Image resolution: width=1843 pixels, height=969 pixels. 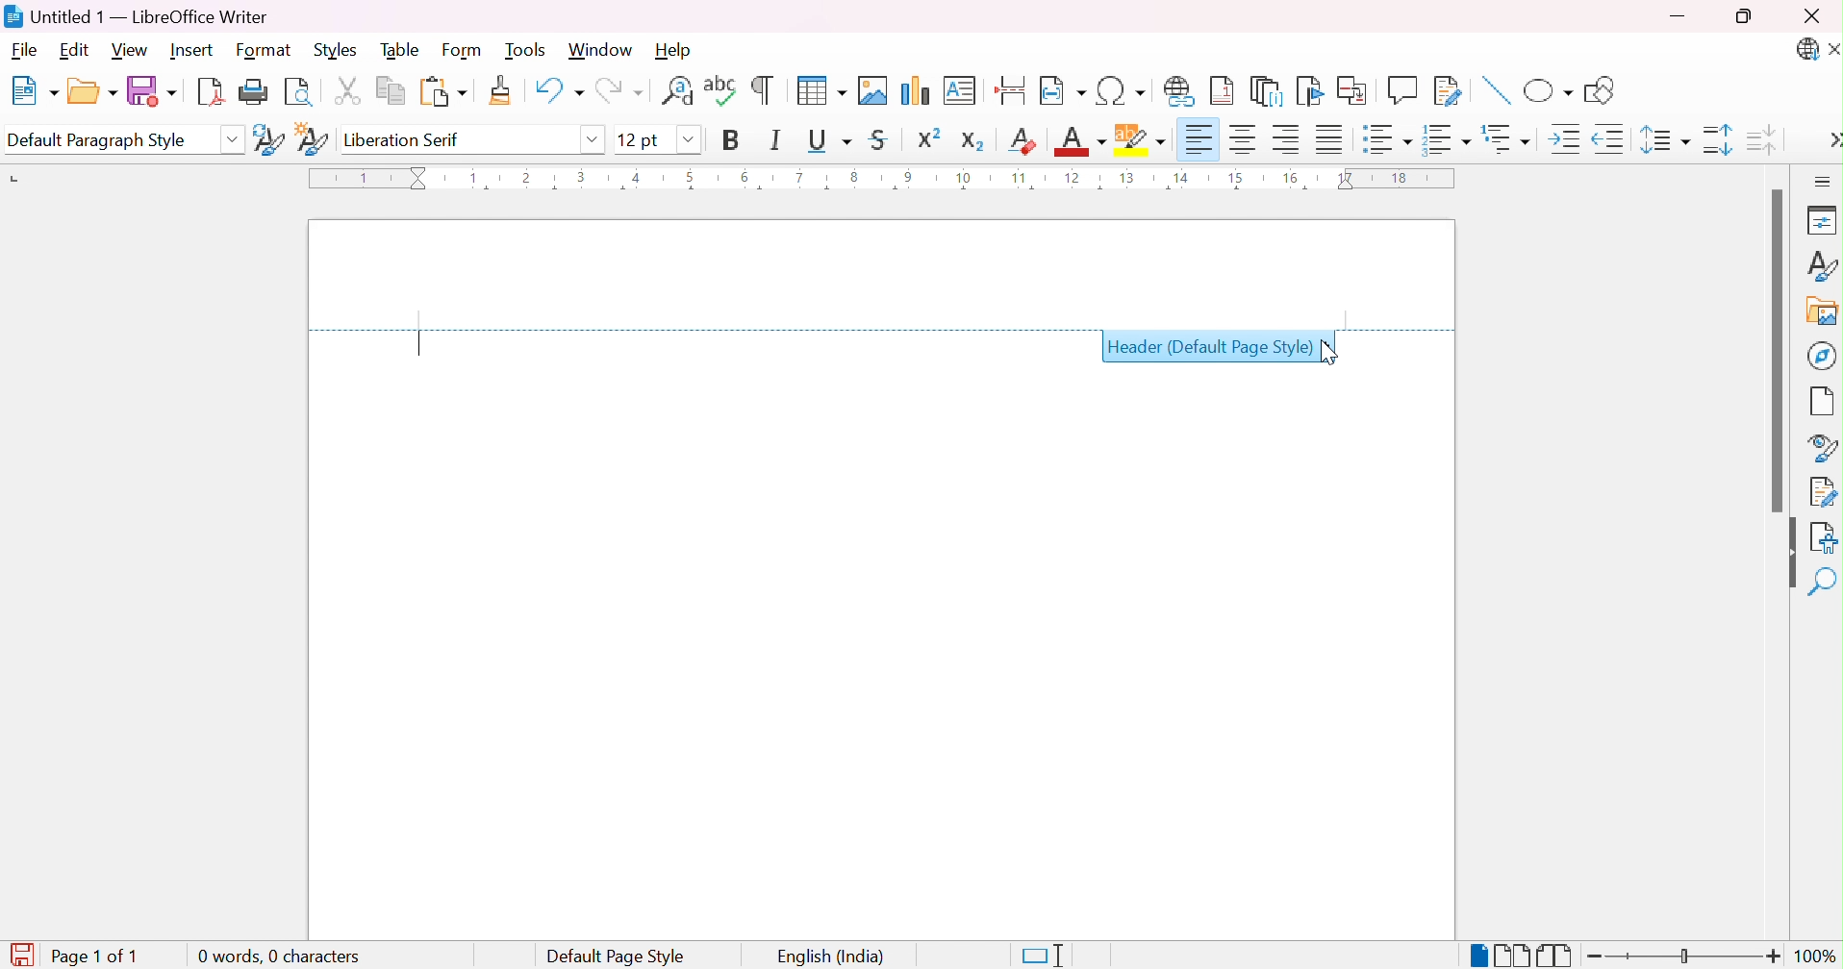 I want to click on Style inspector, so click(x=1825, y=448).